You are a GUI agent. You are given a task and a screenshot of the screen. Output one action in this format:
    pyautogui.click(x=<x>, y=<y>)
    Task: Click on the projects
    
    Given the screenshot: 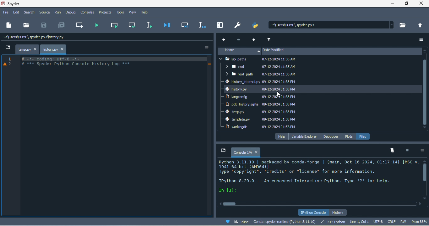 What is the action you would take?
    pyautogui.click(x=105, y=13)
    